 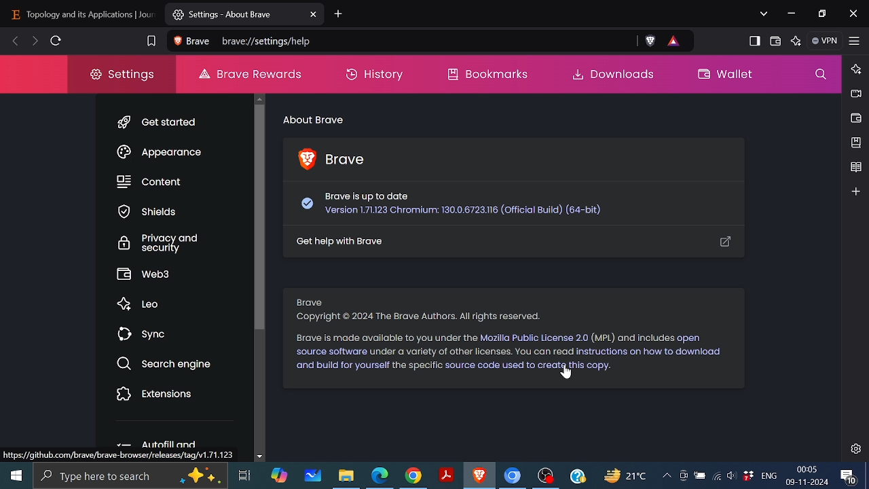 What do you see at coordinates (58, 41) in the screenshot?
I see `Reload` at bounding box center [58, 41].